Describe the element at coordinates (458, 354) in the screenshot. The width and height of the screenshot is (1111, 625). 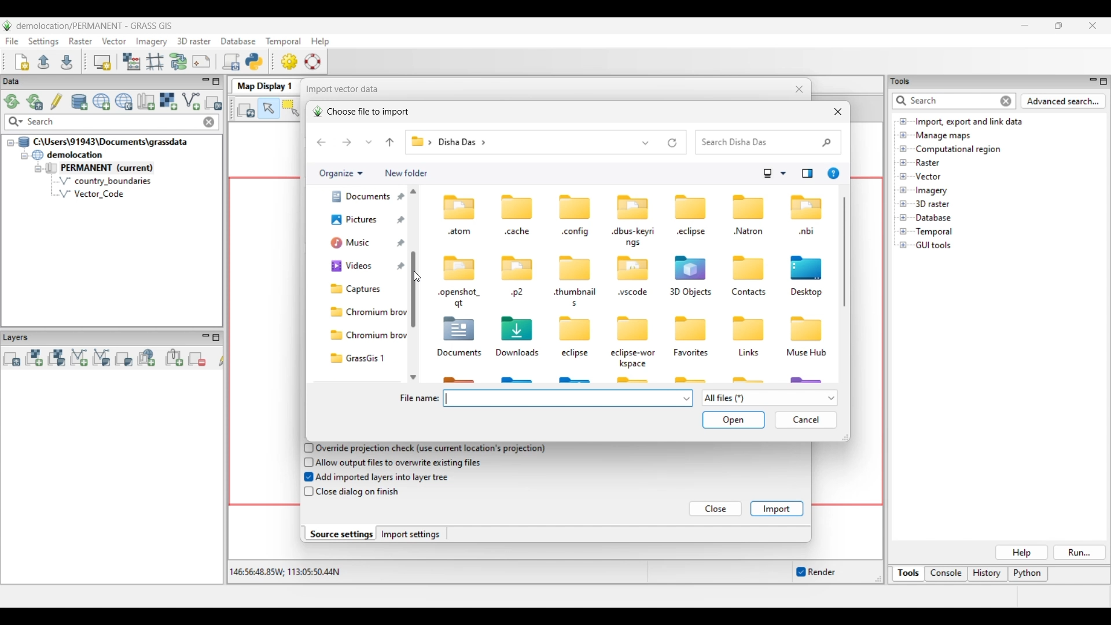
I see `Documents` at that location.